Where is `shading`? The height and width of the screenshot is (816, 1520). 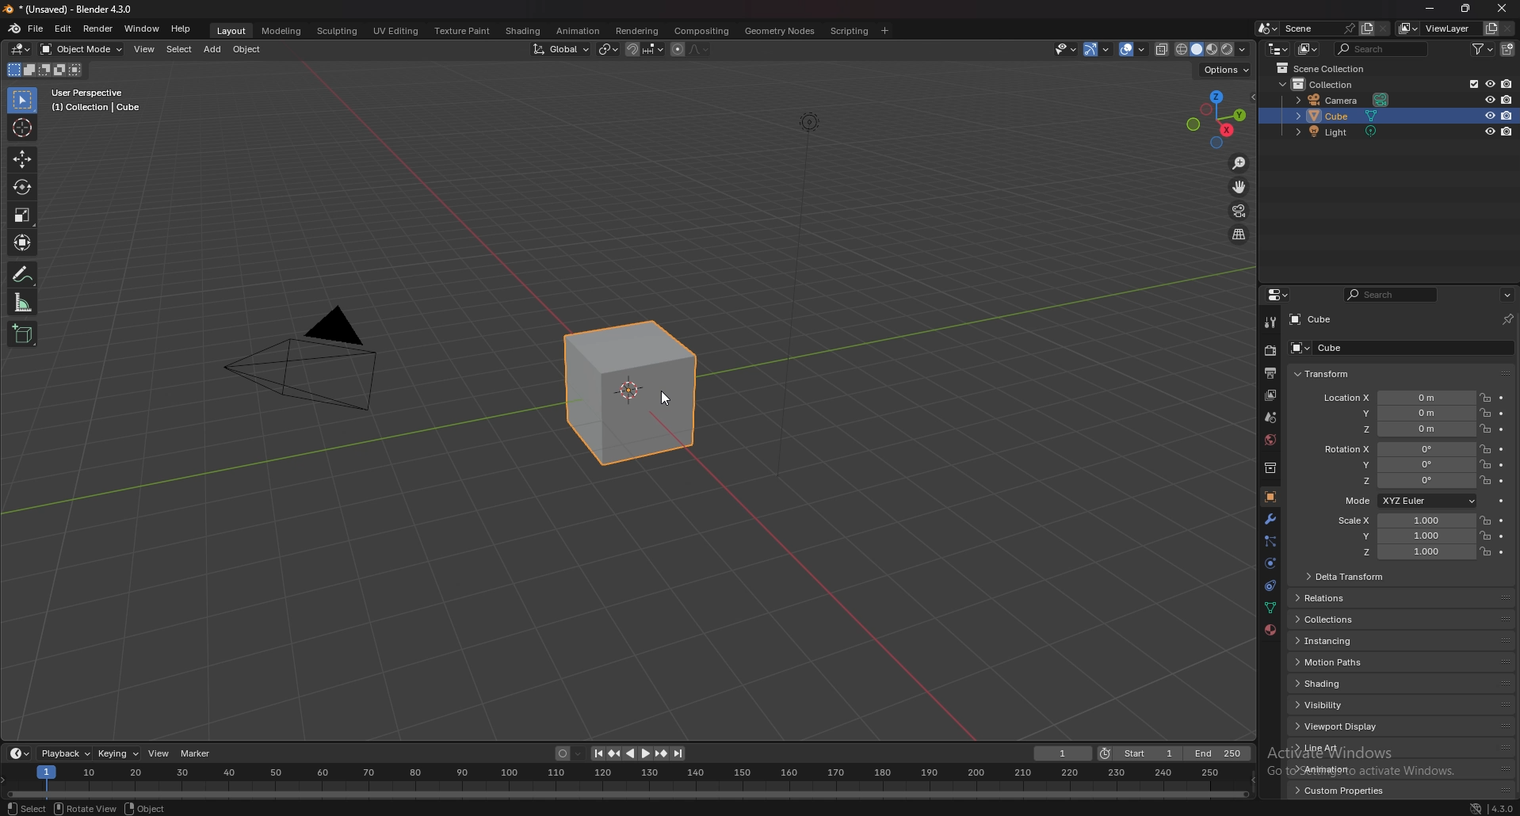 shading is located at coordinates (1243, 50).